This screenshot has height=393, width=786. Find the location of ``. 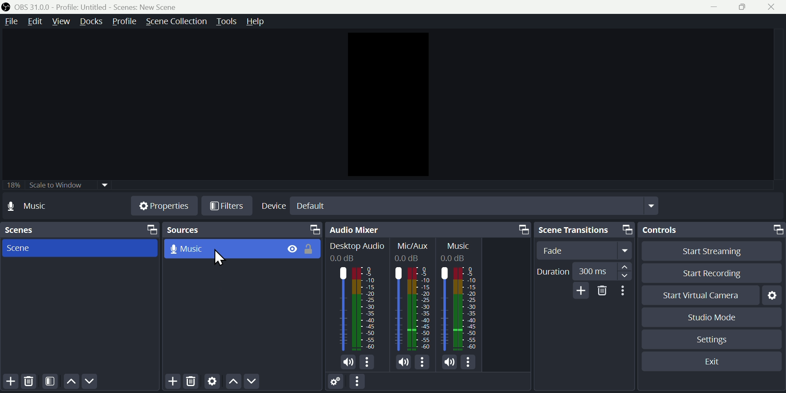

 is located at coordinates (458, 308).